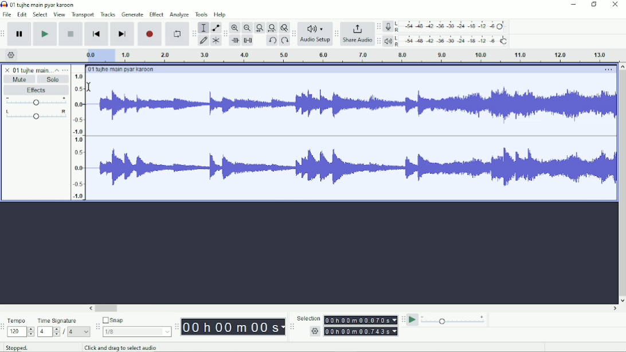 The image size is (626, 352). What do you see at coordinates (21, 320) in the screenshot?
I see `Tempo` at bounding box center [21, 320].